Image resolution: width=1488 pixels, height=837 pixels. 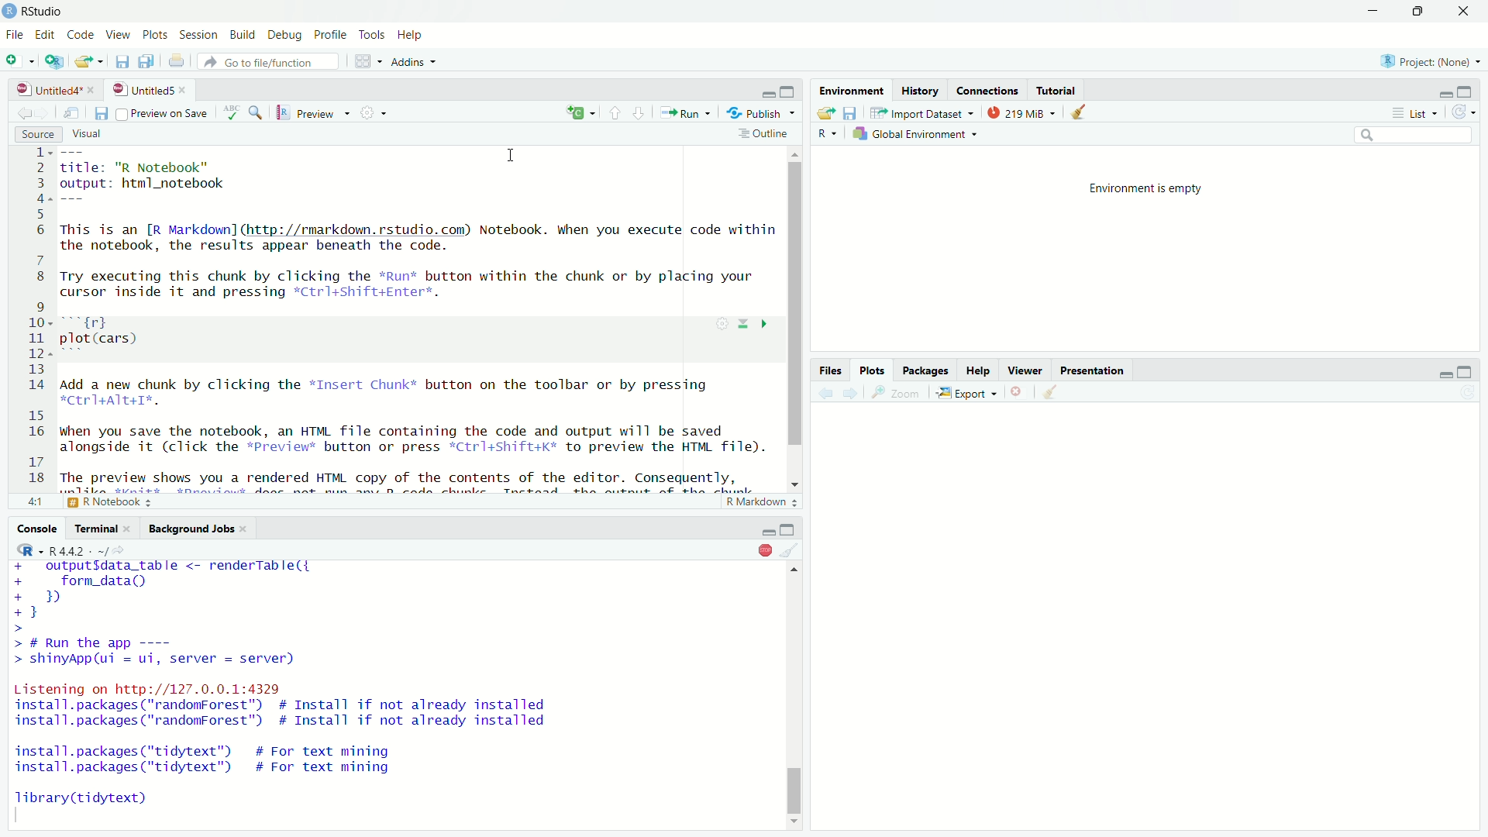 I want to click on Show in new window, so click(x=72, y=112).